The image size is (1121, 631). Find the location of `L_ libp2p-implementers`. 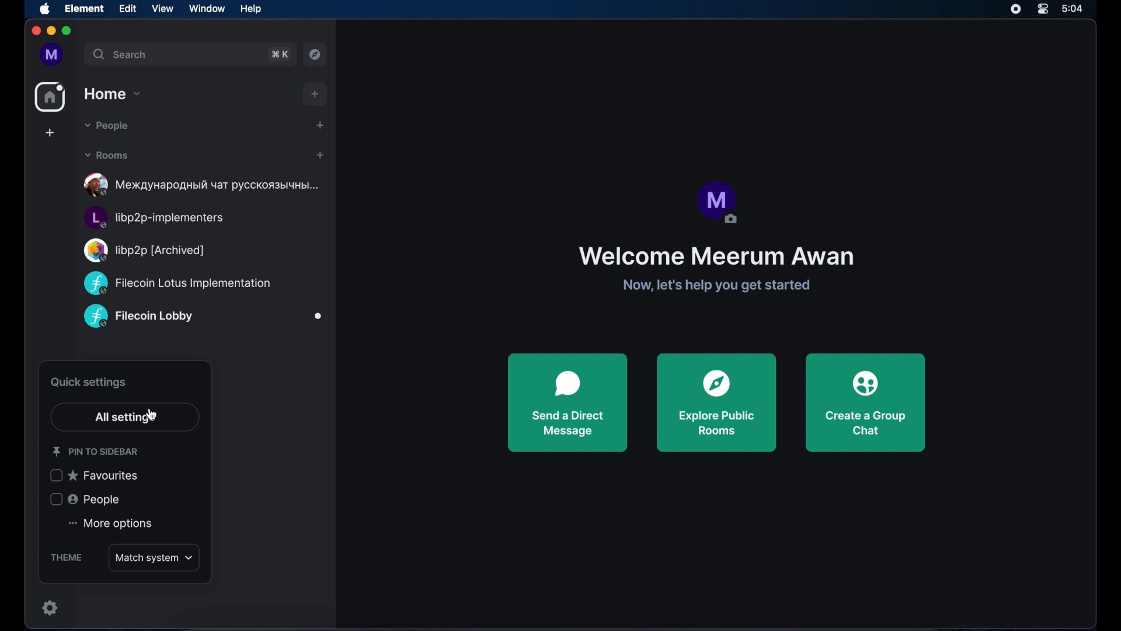

L_ libp2p-implementers is located at coordinates (159, 217).